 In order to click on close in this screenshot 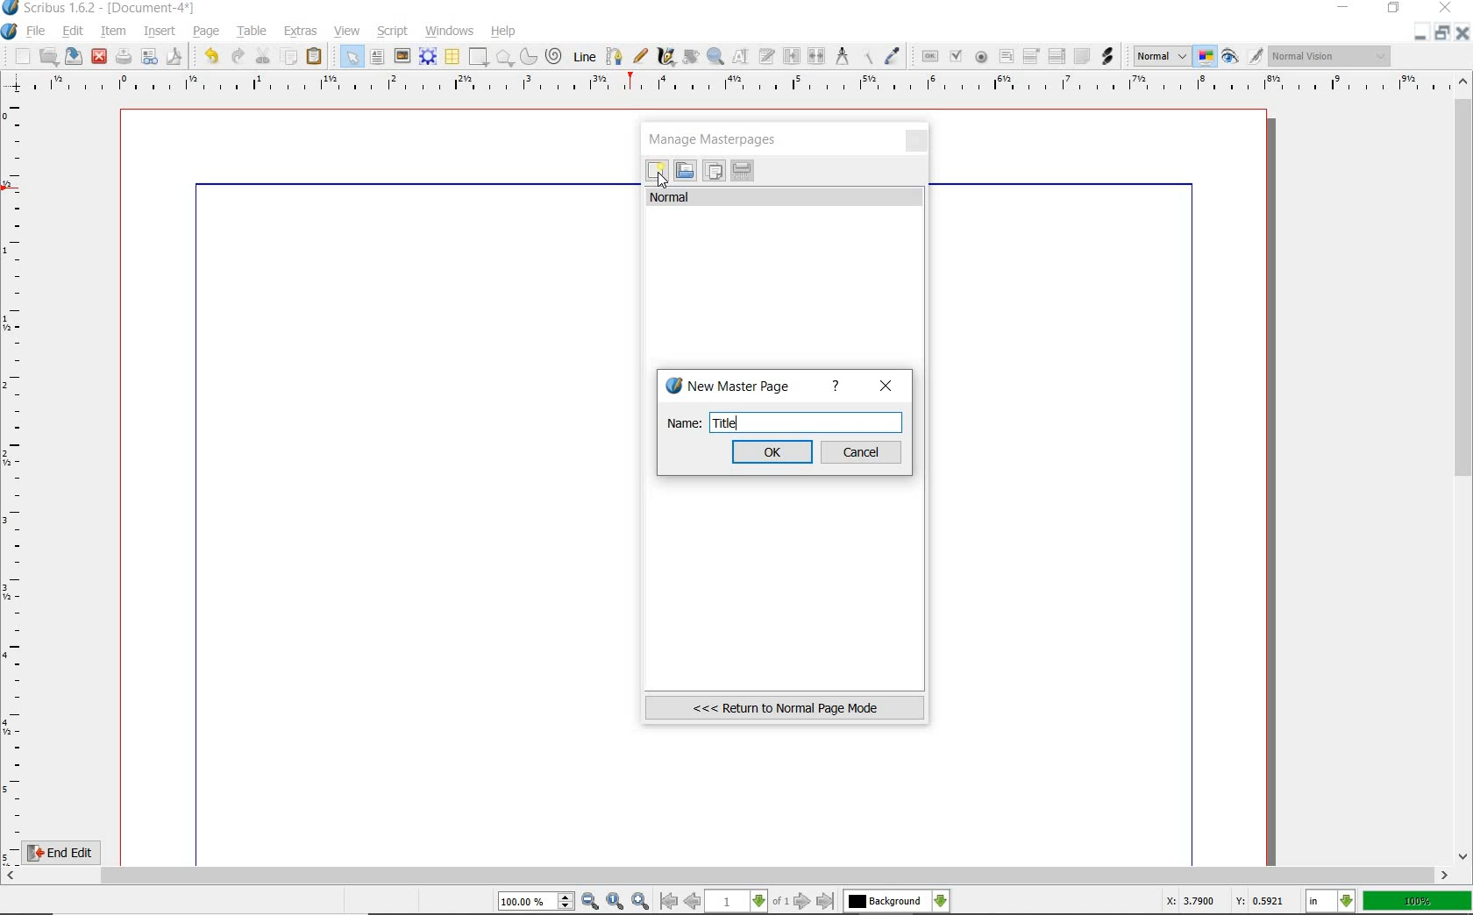, I will do `click(918, 142)`.